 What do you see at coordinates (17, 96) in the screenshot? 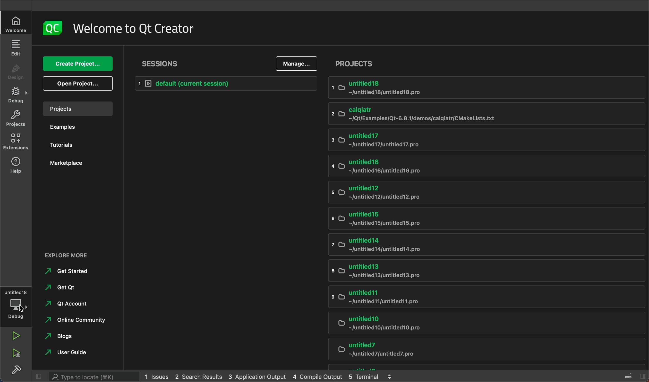
I see `debug` at bounding box center [17, 96].